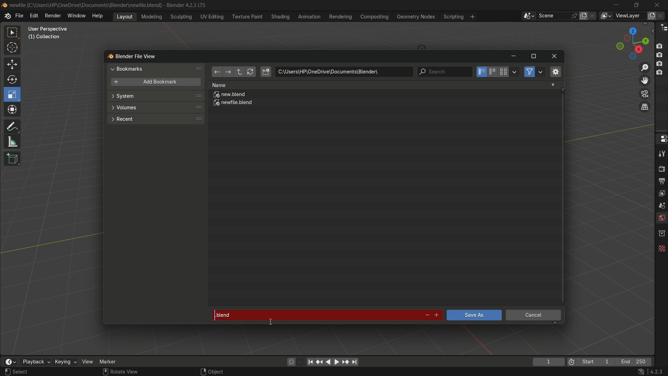  Describe the element at coordinates (230, 95) in the screenshot. I see `new.blend file` at that location.